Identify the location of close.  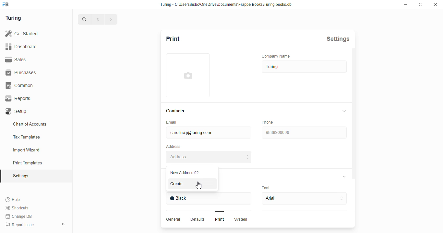
(435, 5).